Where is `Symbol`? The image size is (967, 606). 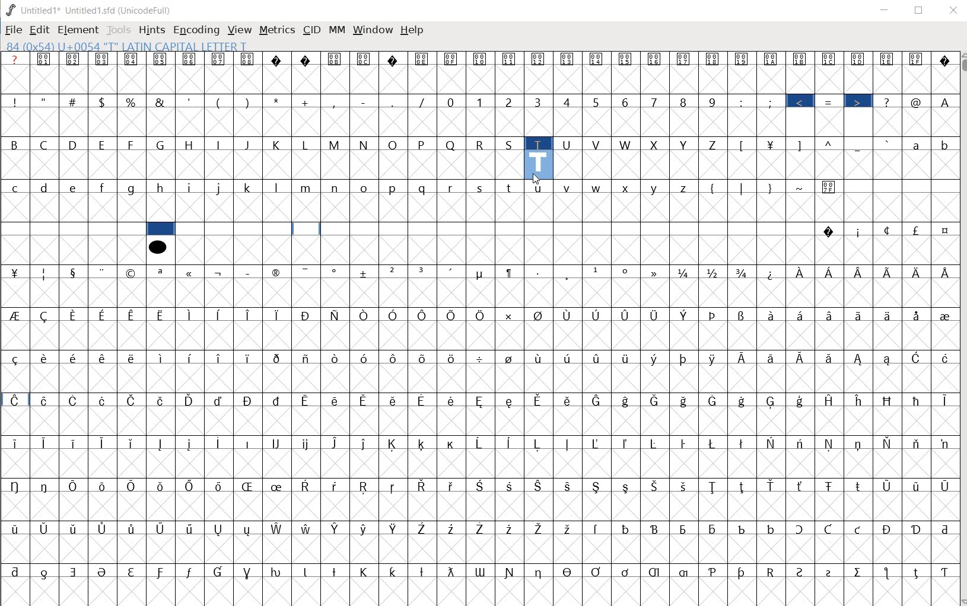
Symbol is located at coordinates (831, 444).